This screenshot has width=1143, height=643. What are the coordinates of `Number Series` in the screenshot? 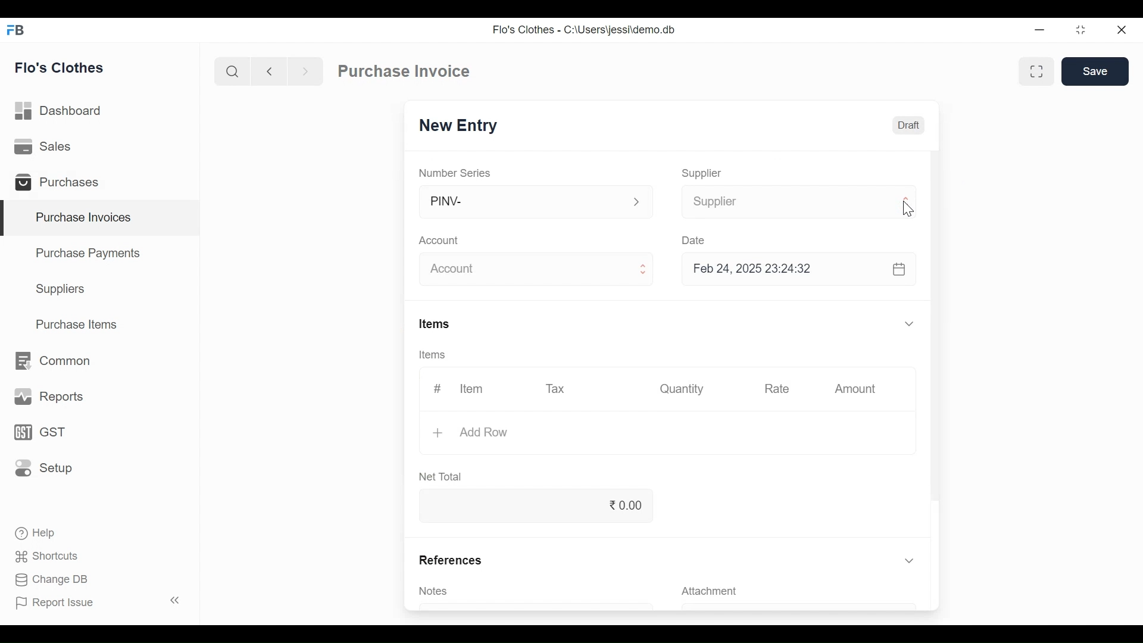 It's located at (455, 172).